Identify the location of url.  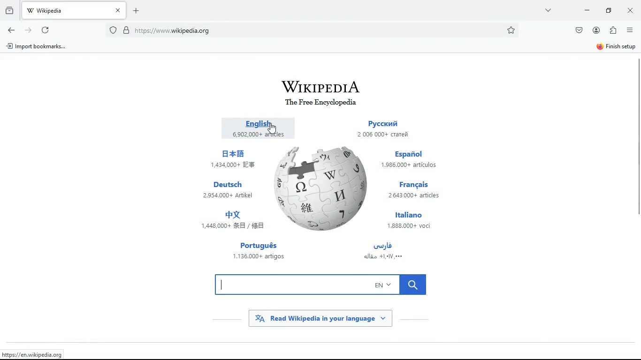
(185, 30).